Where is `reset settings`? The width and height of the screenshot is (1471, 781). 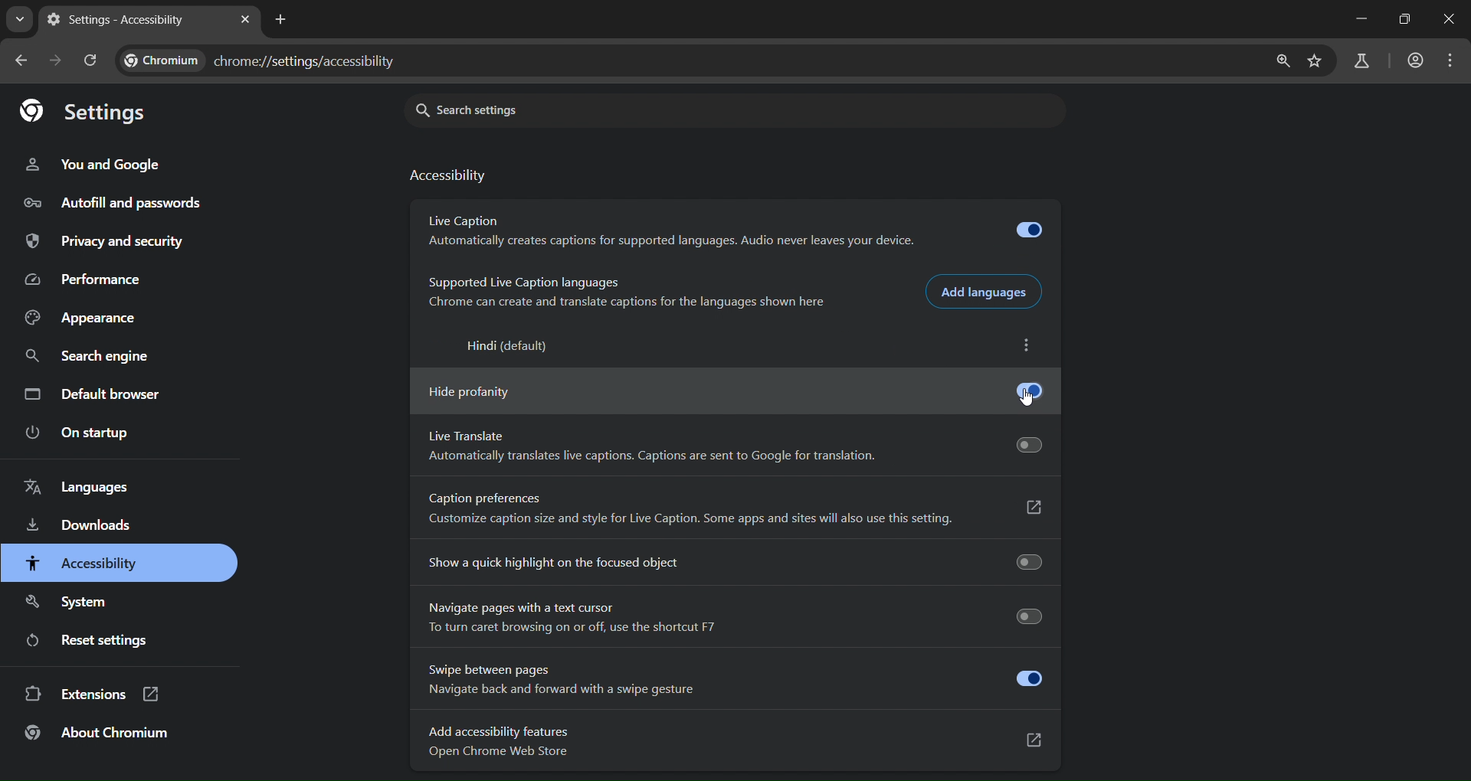
reset settings is located at coordinates (111, 641).